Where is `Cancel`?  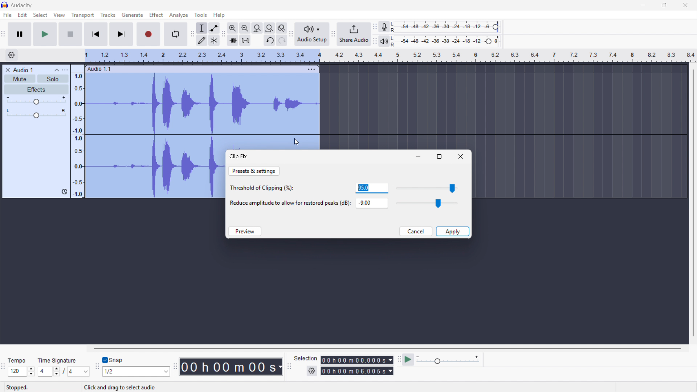
Cancel is located at coordinates (416, 231).